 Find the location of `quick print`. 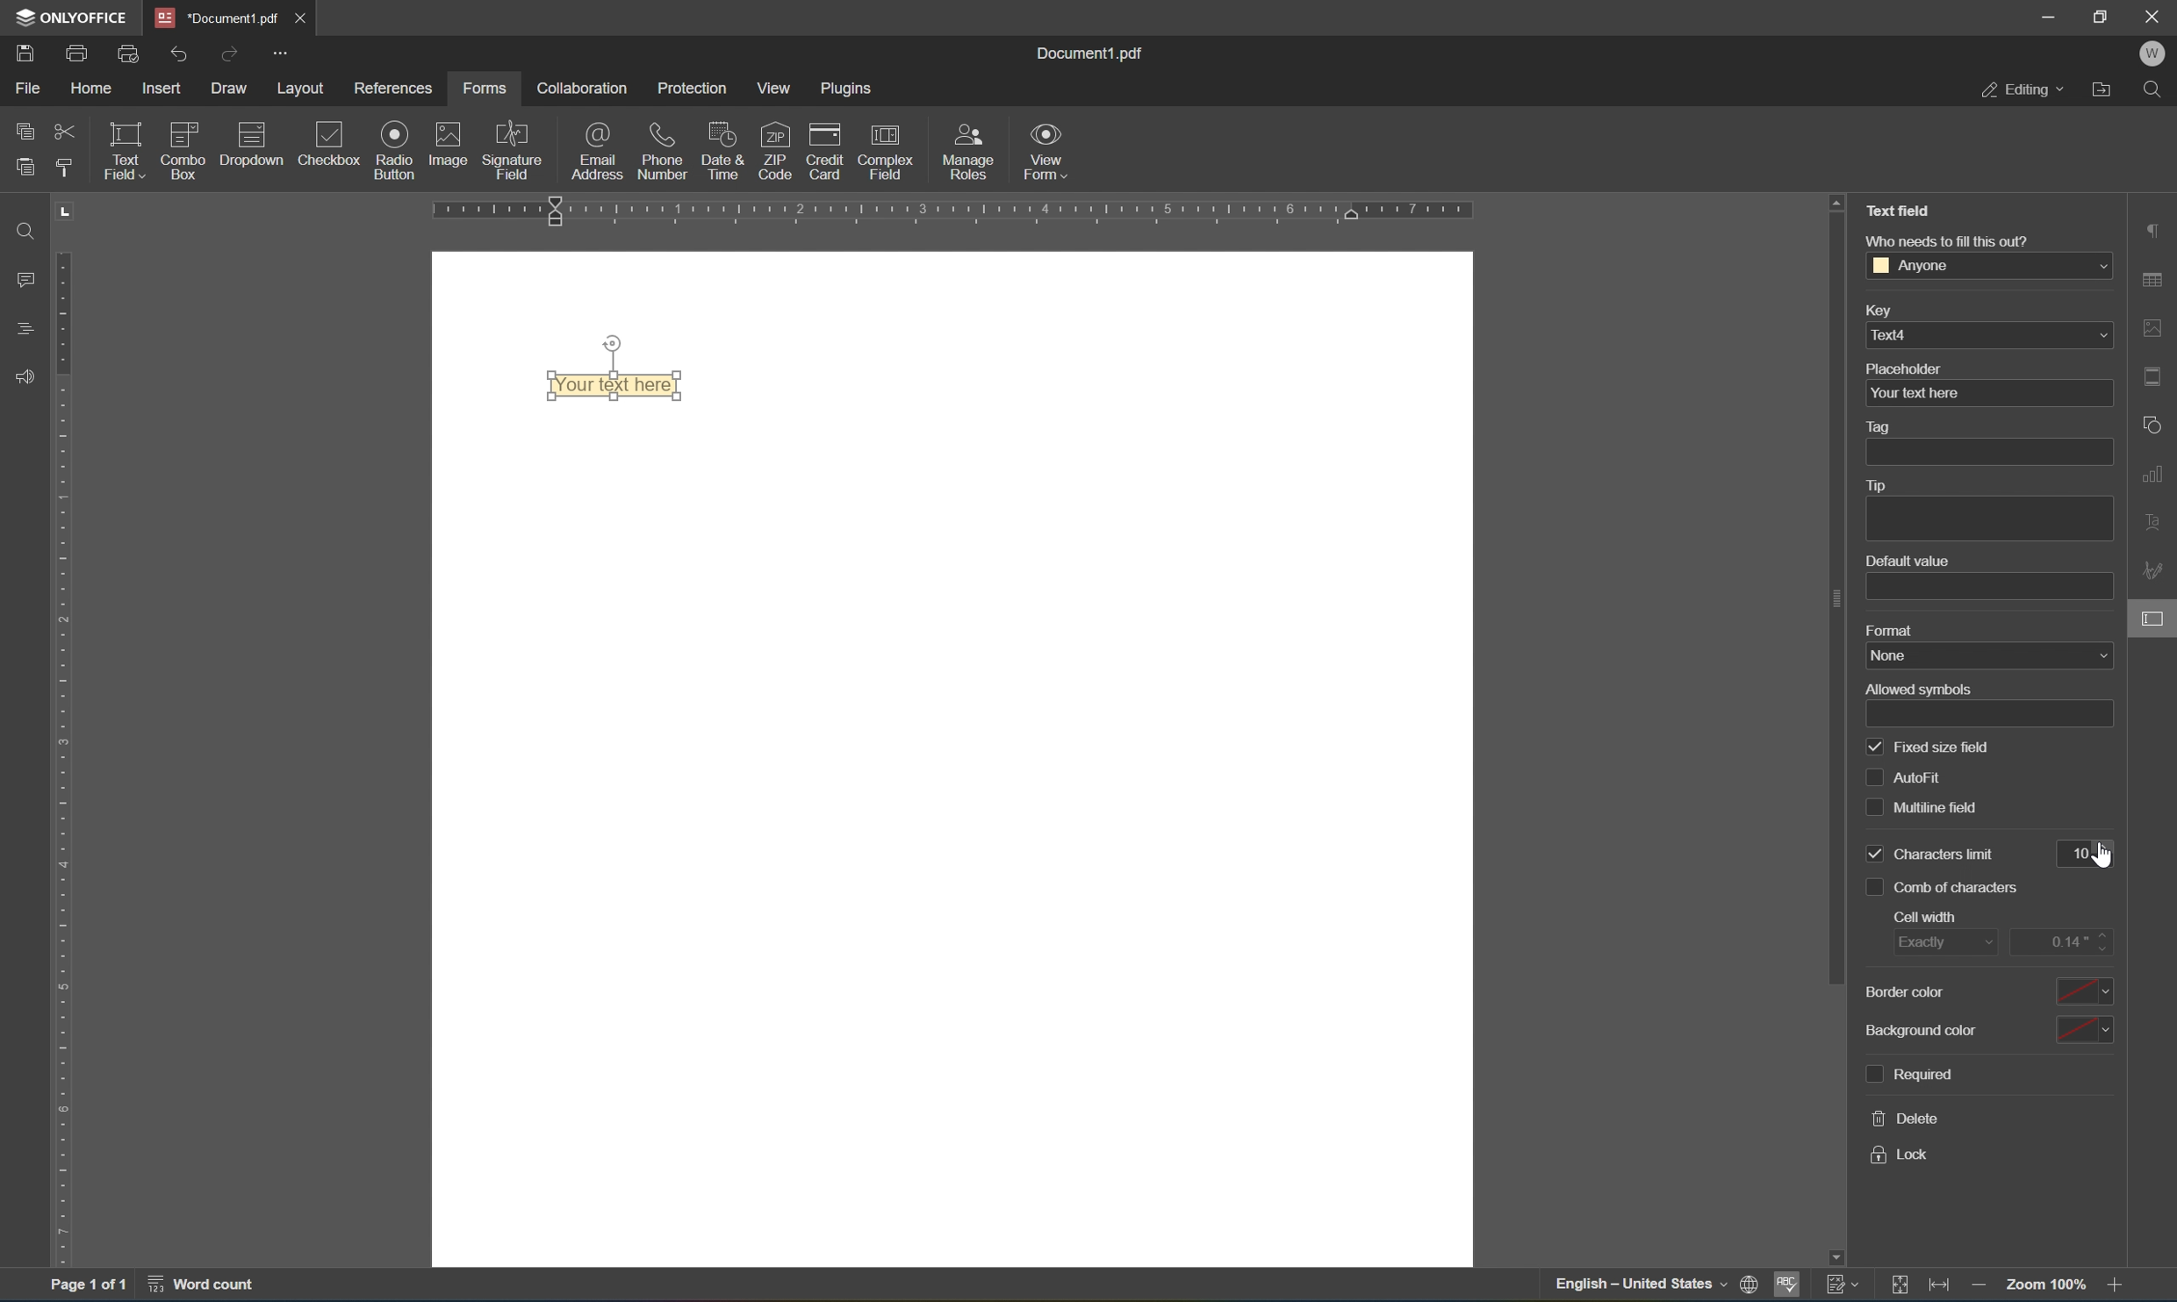

quick print is located at coordinates (126, 53).